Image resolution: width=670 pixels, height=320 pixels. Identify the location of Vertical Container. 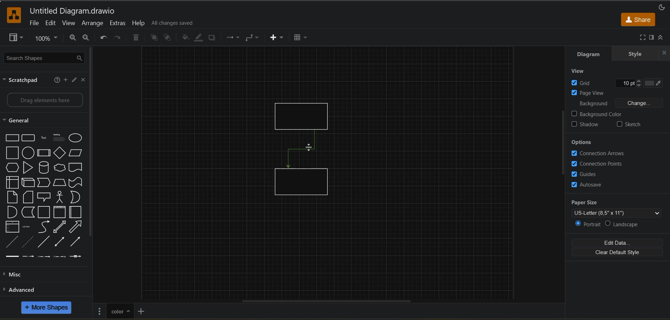
(61, 212).